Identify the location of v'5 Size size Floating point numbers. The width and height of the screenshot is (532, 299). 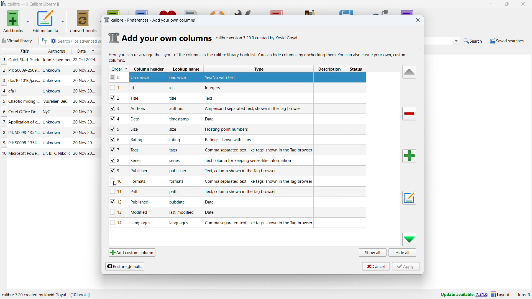
(236, 128).